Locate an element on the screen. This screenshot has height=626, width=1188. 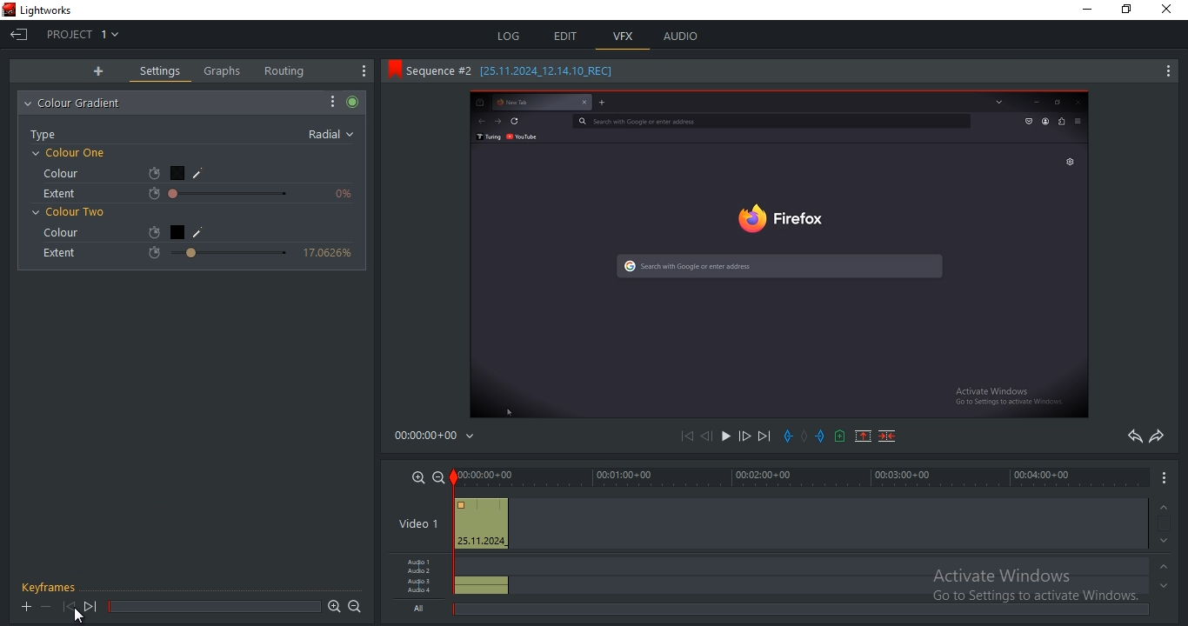
show settings menu is located at coordinates (333, 100).